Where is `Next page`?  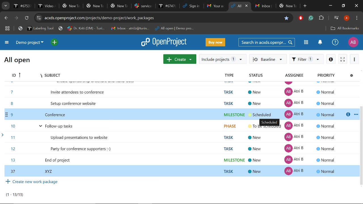
Next page is located at coordinates (17, 18).